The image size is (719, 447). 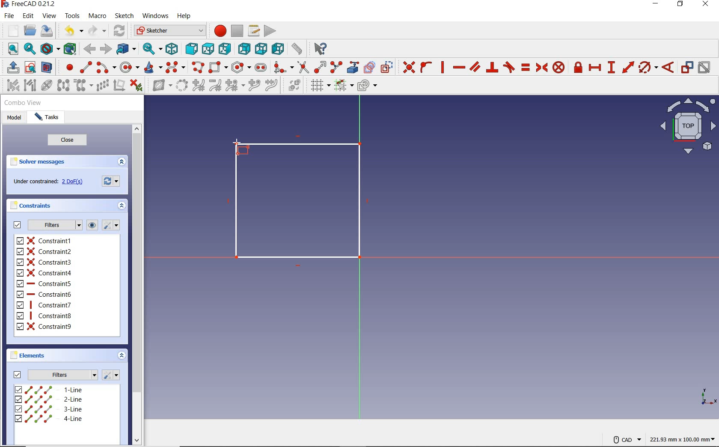 What do you see at coordinates (39, 163) in the screenshot?
I see `solver messages` at bounding box center [39, 163].